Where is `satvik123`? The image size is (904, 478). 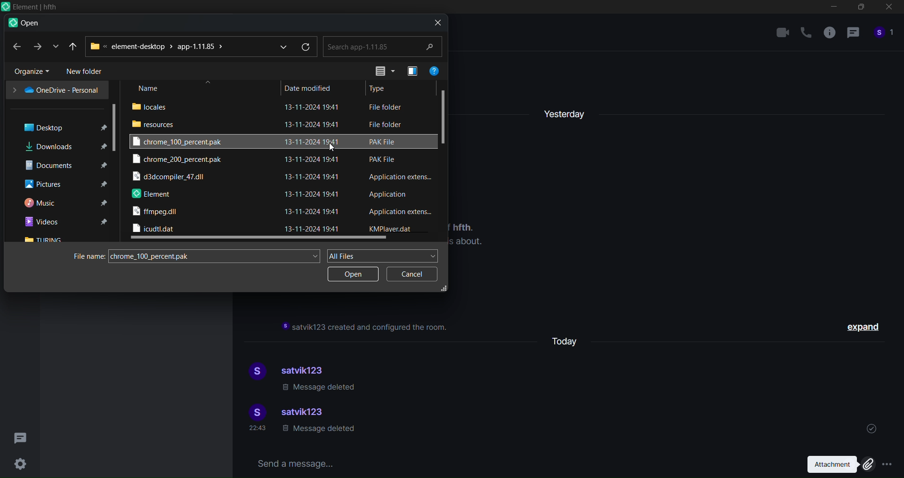 satvik123 is located at coordinates (305, 413).